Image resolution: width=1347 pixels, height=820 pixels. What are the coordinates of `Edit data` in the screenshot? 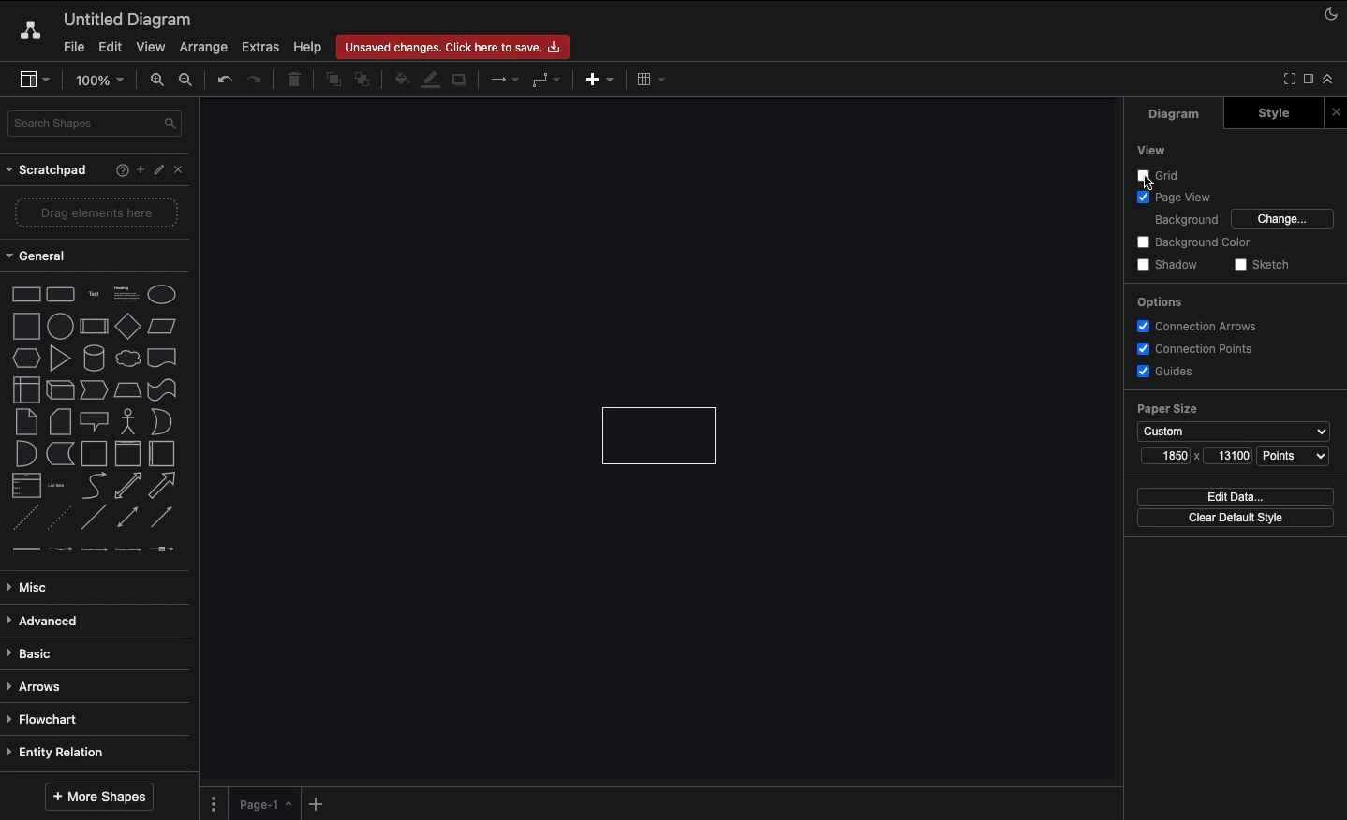 It's located at (1236, 497).